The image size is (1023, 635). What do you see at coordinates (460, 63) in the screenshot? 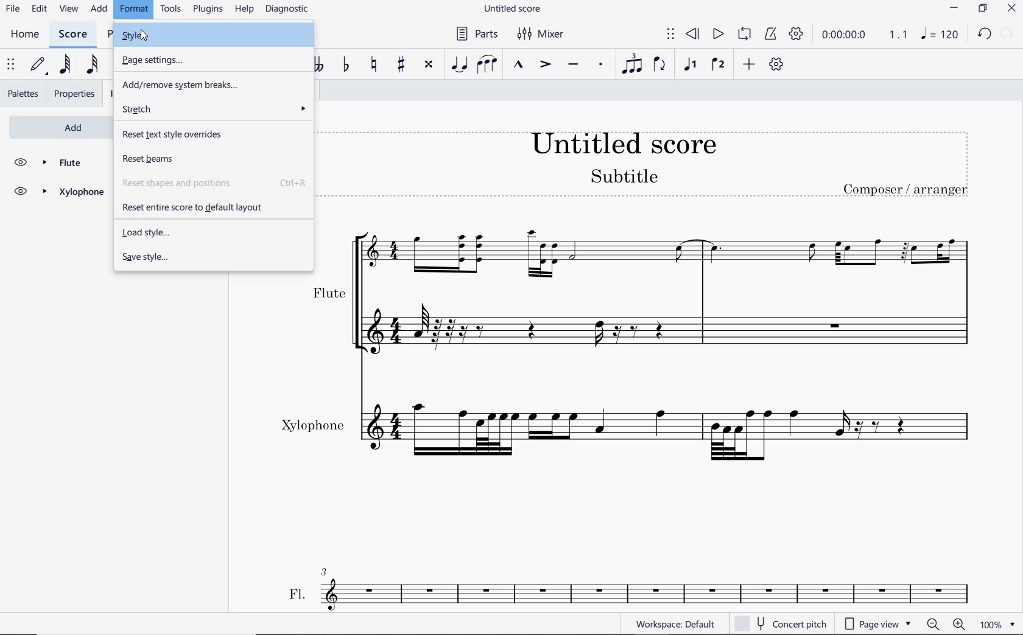
I see `TIE` at bounding box center [460, 63].